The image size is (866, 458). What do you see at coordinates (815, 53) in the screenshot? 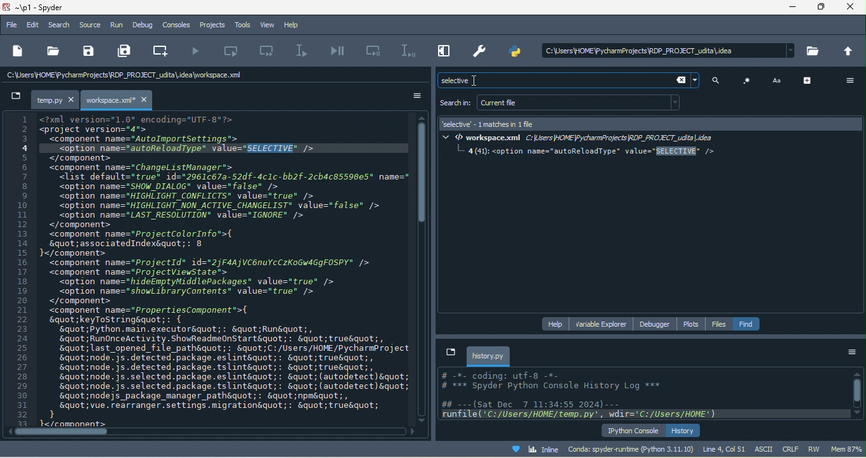
I see `browse` at bounding box center [815, 53].